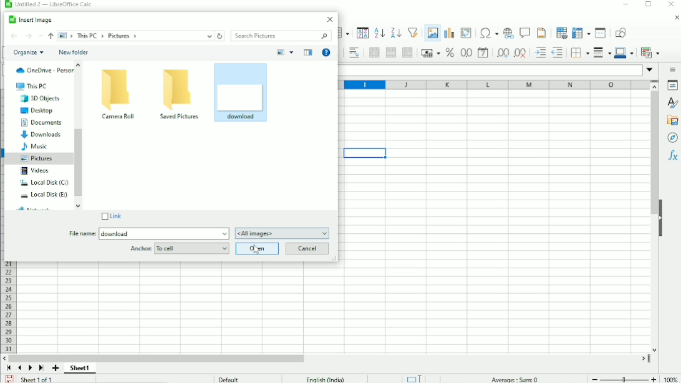 Image resolution: width=681 pixels, height=383 pixels. What do you see at coordinates (390, 52) in the screenshot?
I see `Merge cells` at bounding box center [390, 52].